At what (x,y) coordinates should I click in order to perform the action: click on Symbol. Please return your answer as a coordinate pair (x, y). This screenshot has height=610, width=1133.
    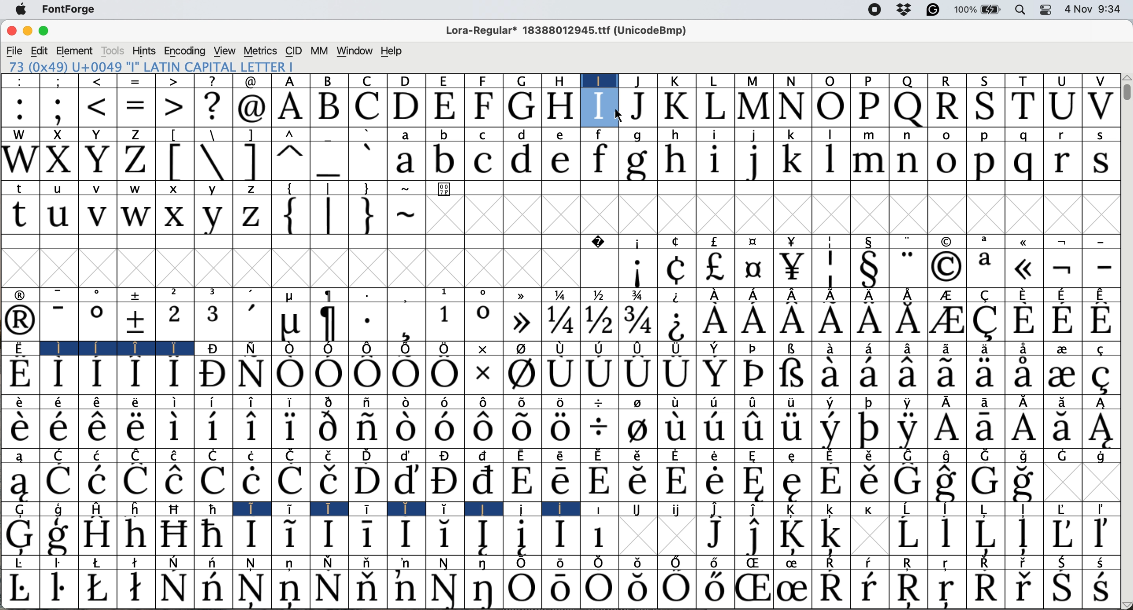
    Looking at the image, I should click on (99, 455).